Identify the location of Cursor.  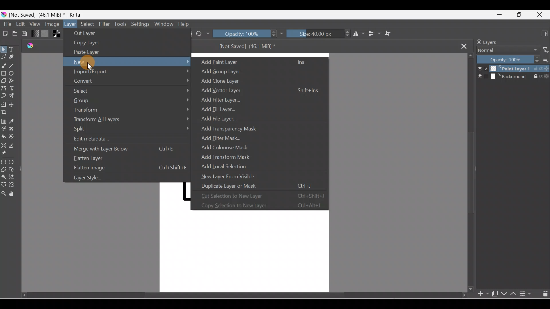
(90, 62).